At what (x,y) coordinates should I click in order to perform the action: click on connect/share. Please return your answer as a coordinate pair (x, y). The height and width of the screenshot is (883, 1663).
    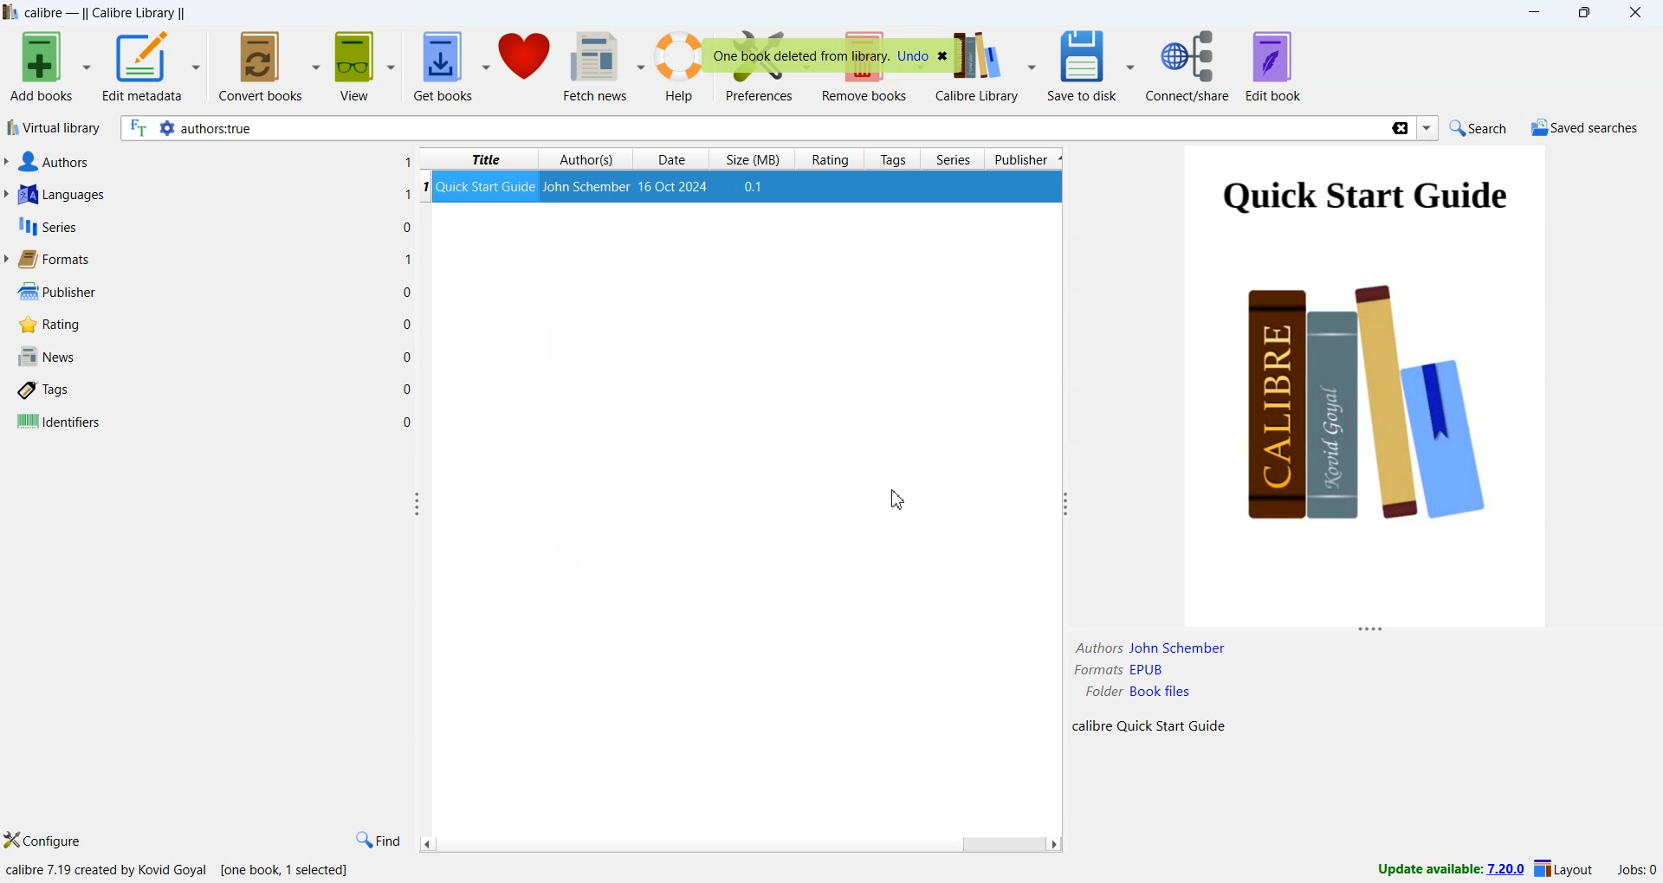
    Looking at the image, I should click on (1191, 66).